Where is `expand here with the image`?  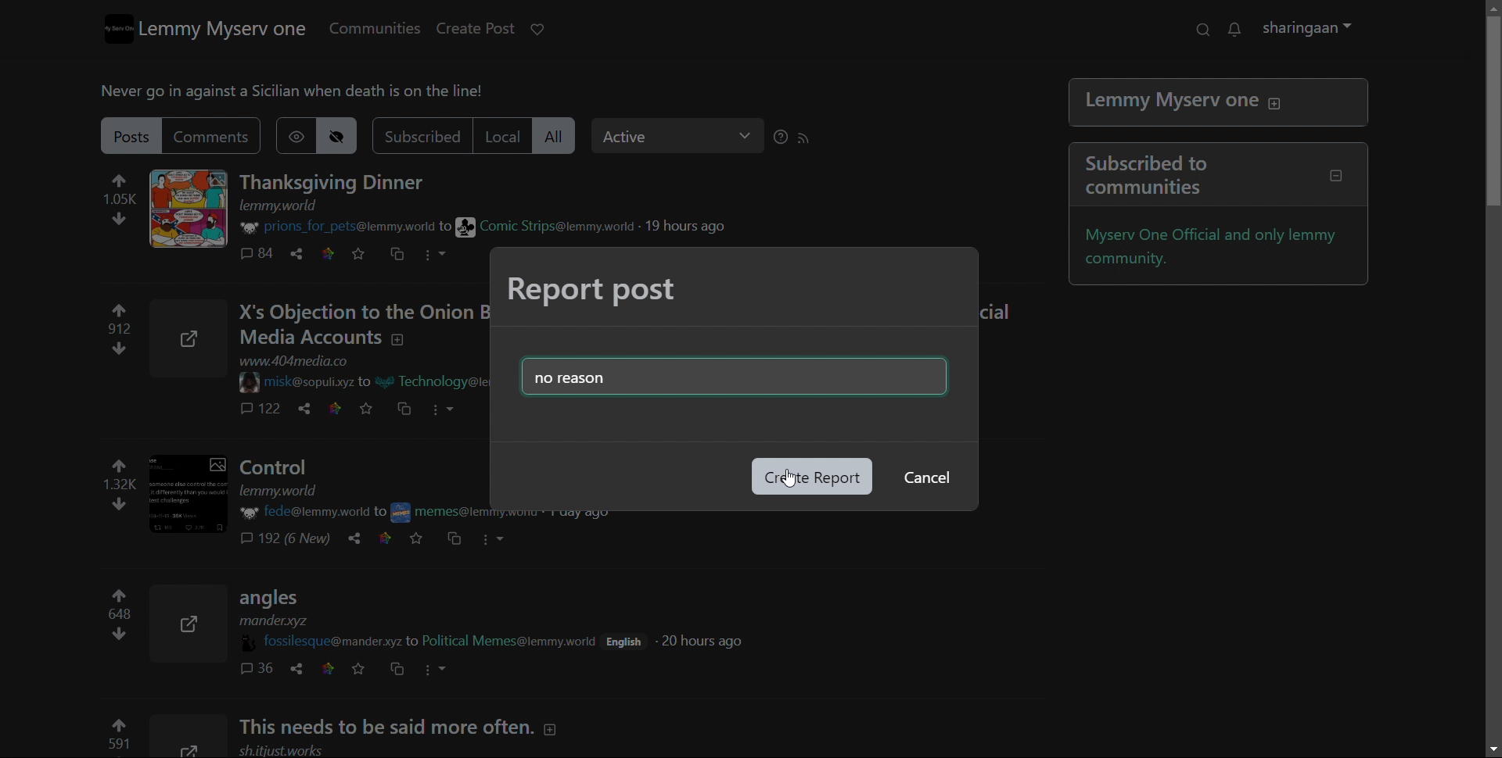
expand here with the image is located at coordinates (196, 209).